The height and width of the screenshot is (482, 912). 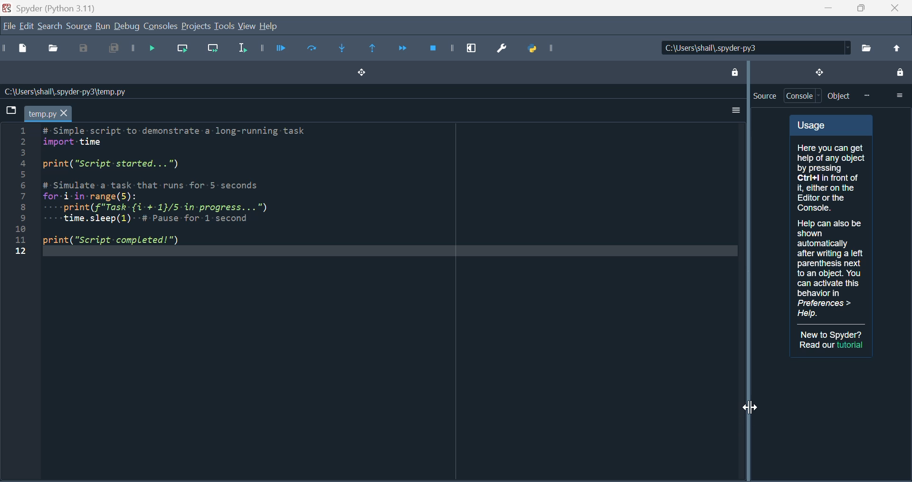 What do you see at coordinates (832, 334) in the screenshot?
I see `New to Spyder?` at bounding box center [832, 334].